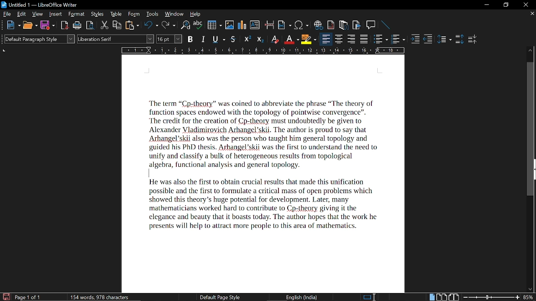  I want to click on insert page brake, so click(270, 26).